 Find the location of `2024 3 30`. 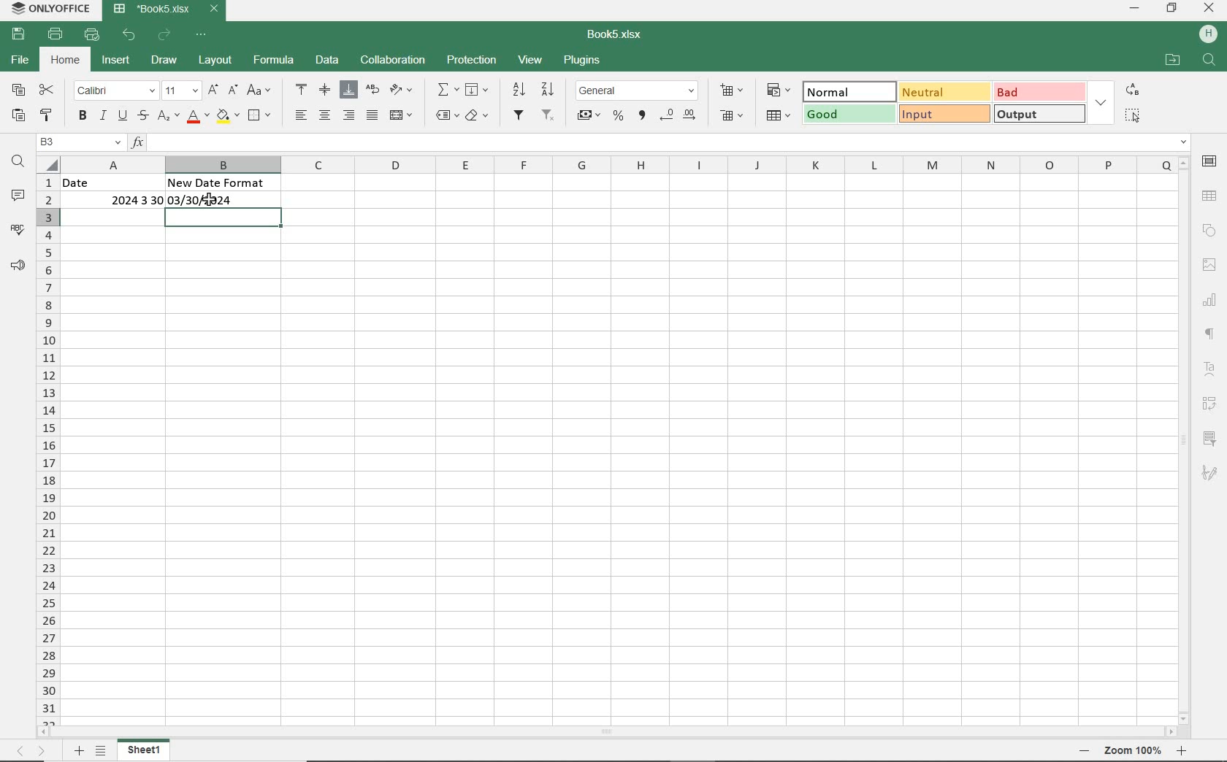

2024 3 30 is located at coordinates (125, 200).